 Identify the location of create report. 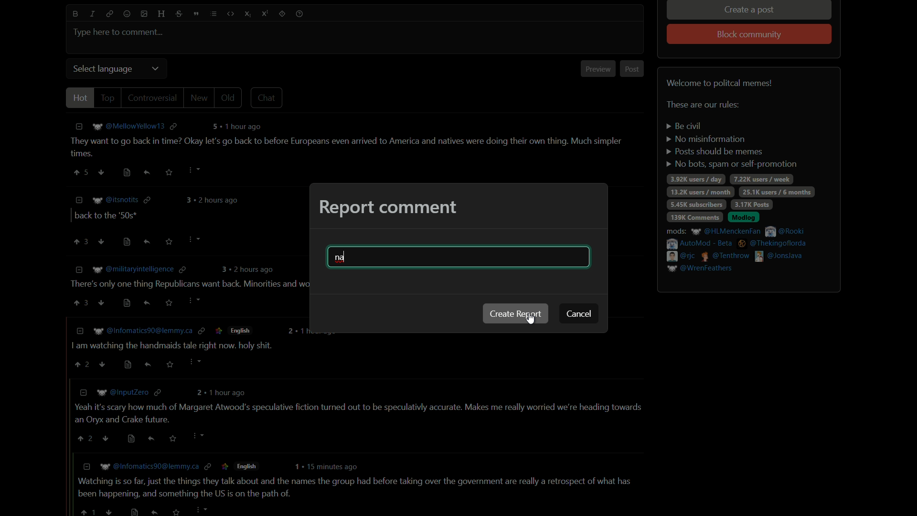
(515, 313).